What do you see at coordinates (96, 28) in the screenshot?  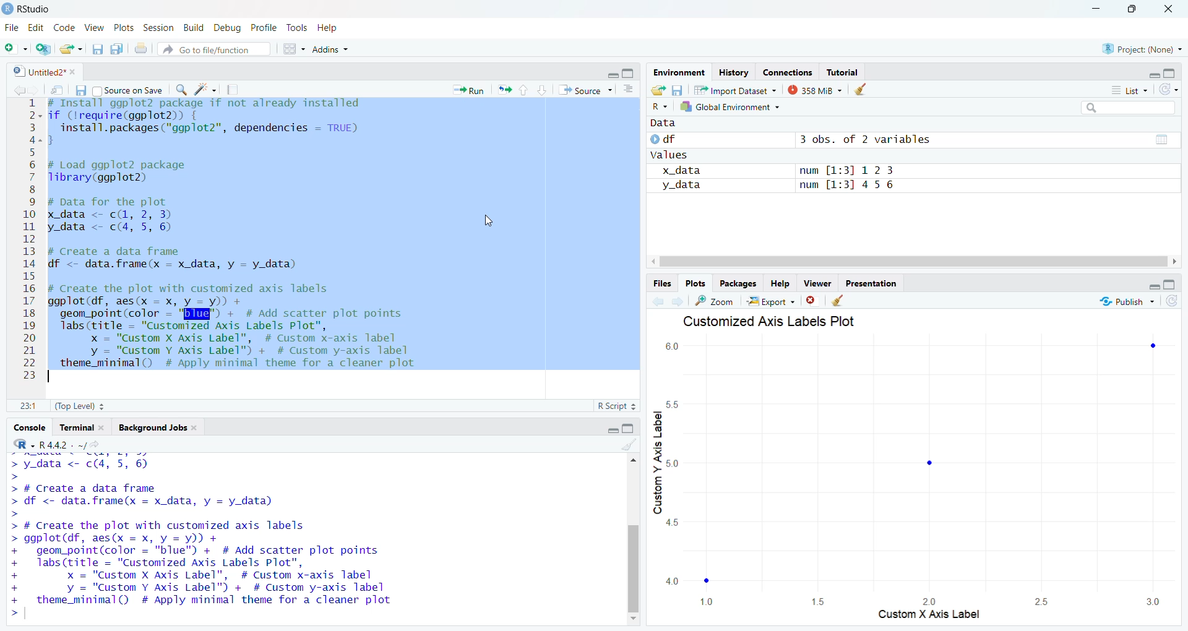 I see `View` at bounding box center [96, 28].